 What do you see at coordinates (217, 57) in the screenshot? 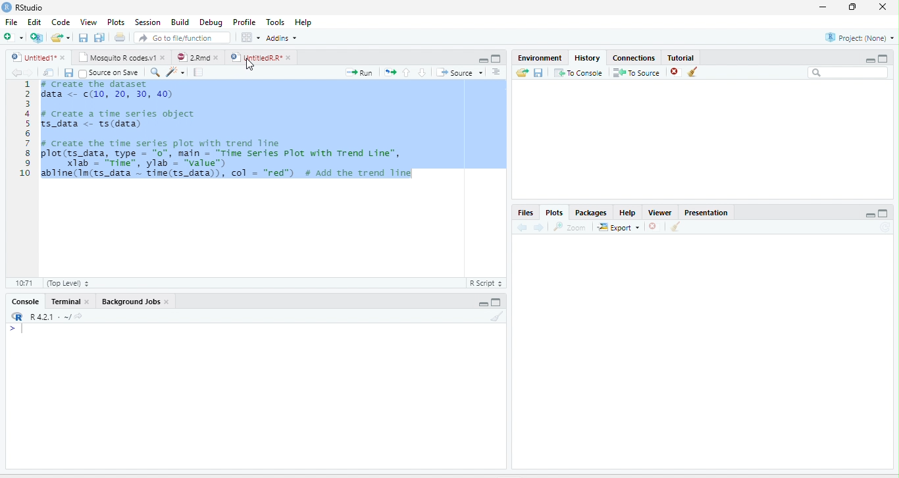
I see `close` at bounding box center [217, 57].